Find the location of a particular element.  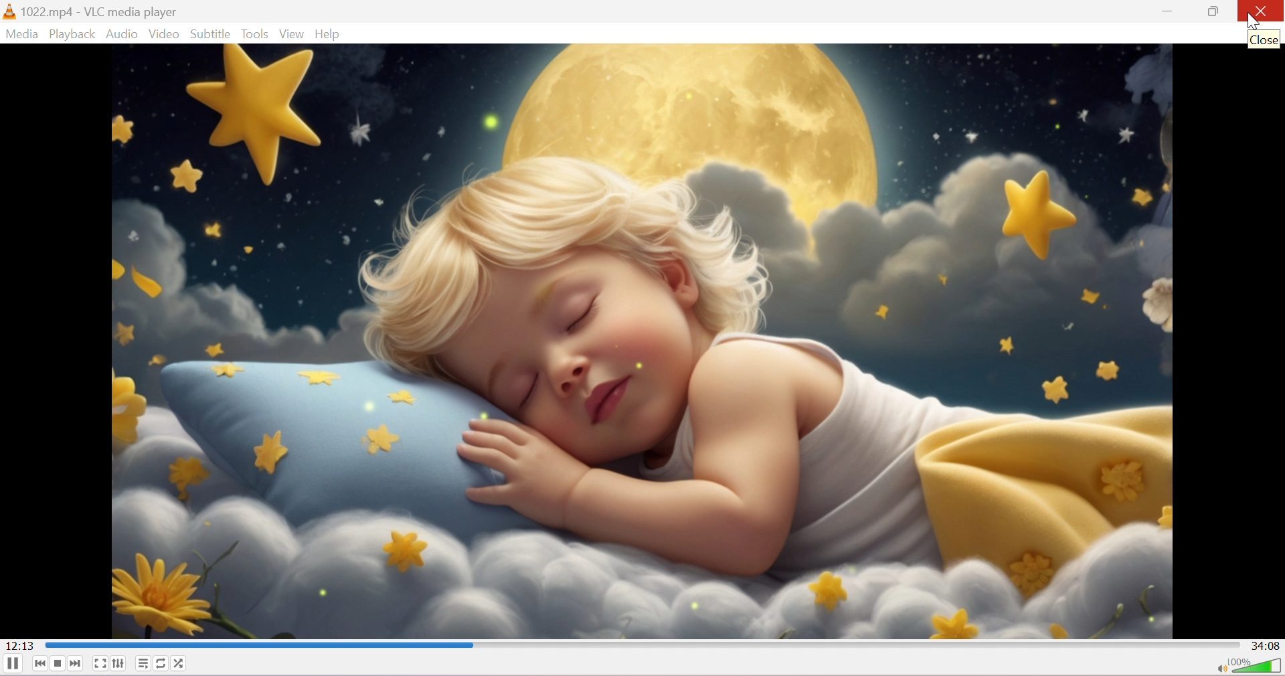

Video is located at coordinates (165, 35).